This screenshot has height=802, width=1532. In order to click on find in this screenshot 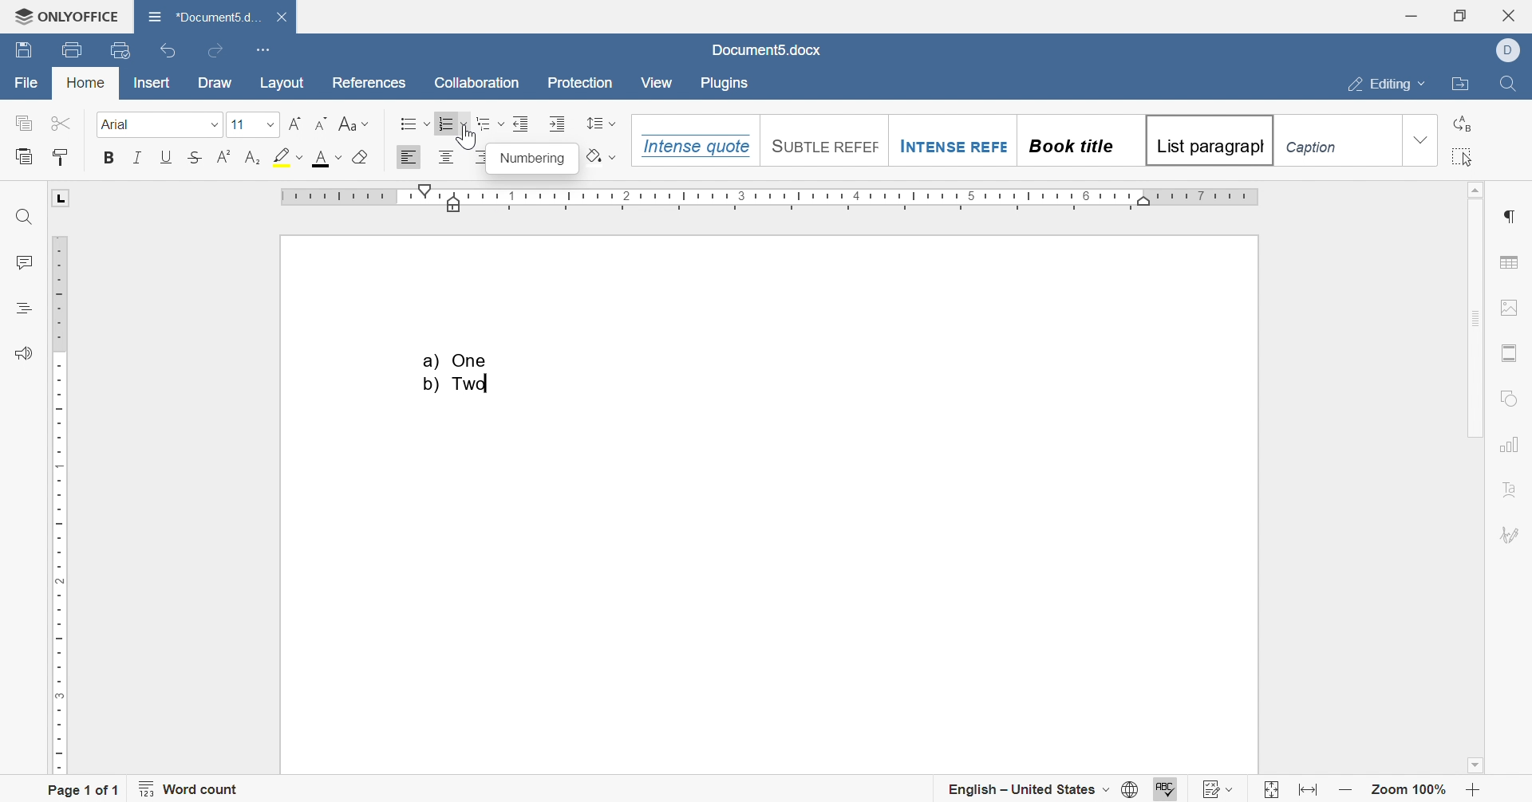, I will do `click(1507, 85)`.